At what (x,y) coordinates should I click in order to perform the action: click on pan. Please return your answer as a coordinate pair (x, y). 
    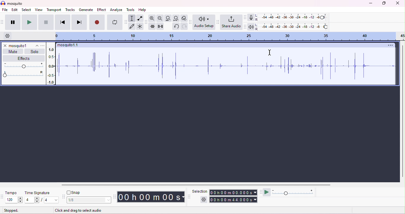
    Looking at the image, I should click on (23, 74).